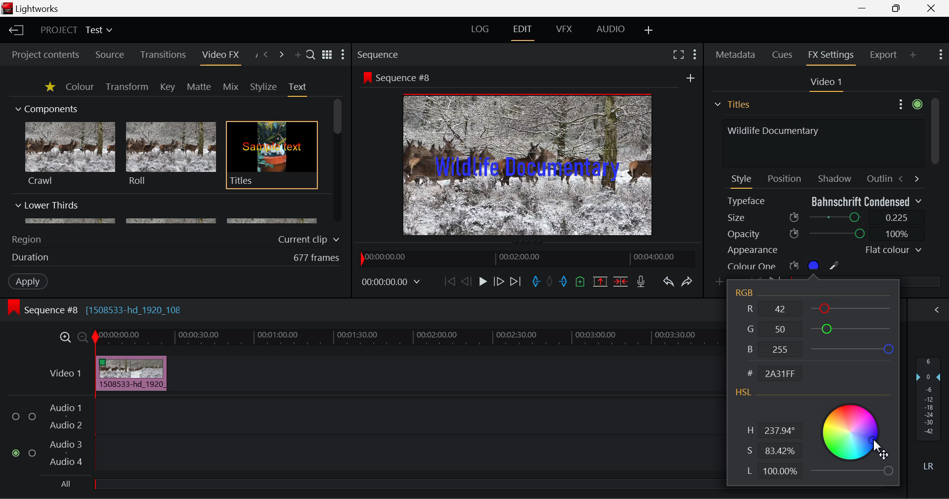 Image resolution: width=949 pixels, height=499 pixels. I want to click on Components Section, so click(45, 107).